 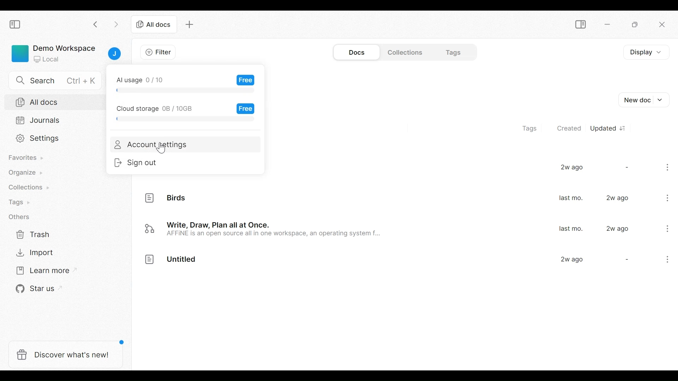 What do you see at coordinates (246, 109) in the screenshot?
I see `Free` at bounding box center [246, 109].